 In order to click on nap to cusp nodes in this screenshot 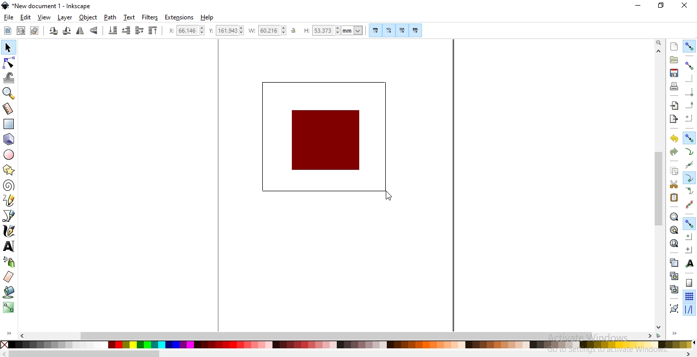, I will do `click(688, 178)`.